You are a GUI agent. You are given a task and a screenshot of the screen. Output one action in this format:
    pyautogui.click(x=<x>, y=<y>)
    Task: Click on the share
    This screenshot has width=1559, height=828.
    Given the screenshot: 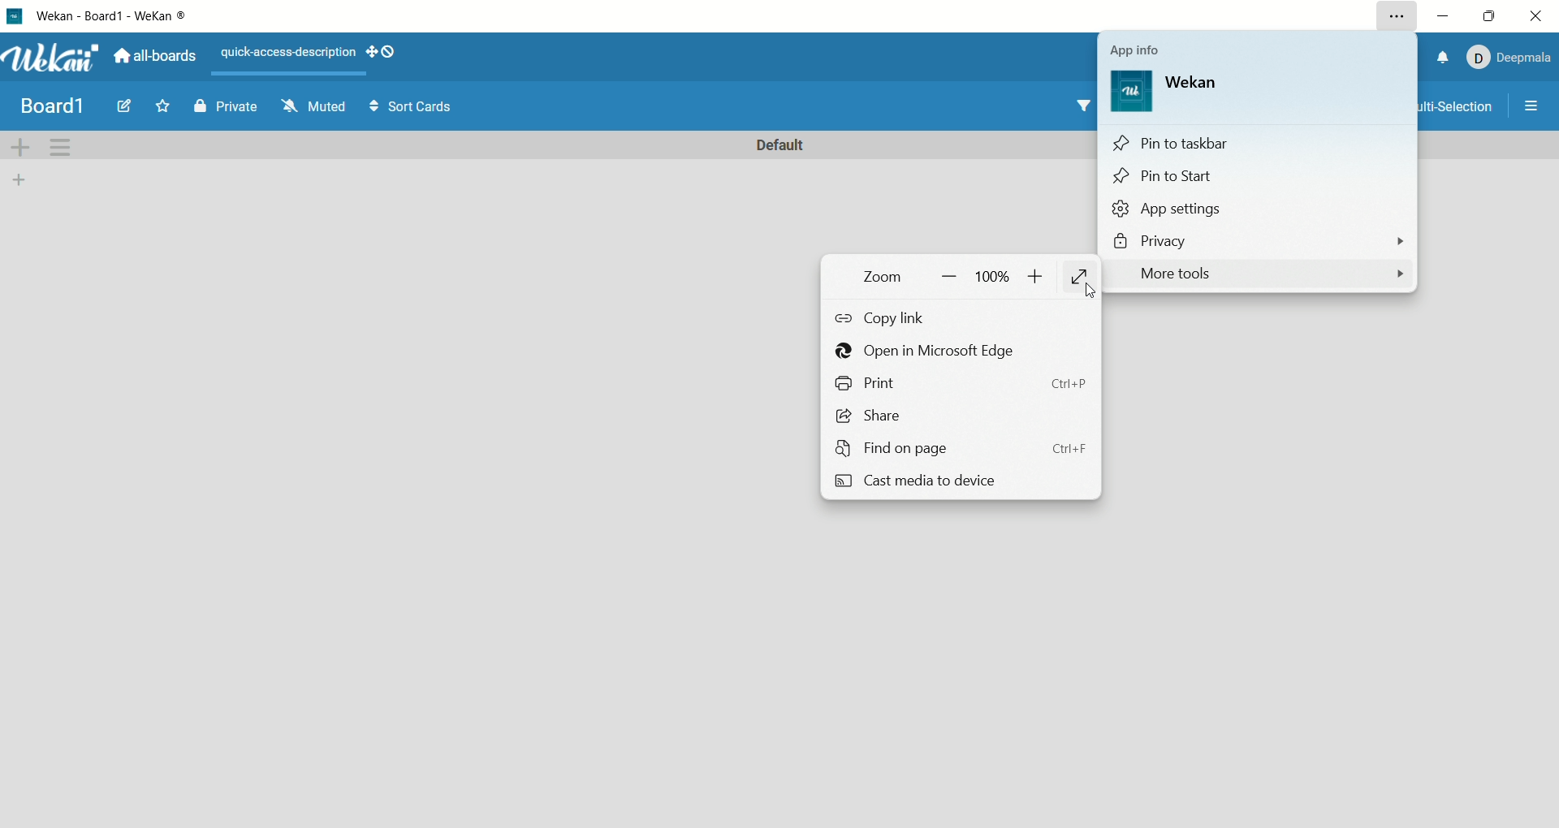 What is the action you would take?
    pyautogui.click(x=954, y=415)
    